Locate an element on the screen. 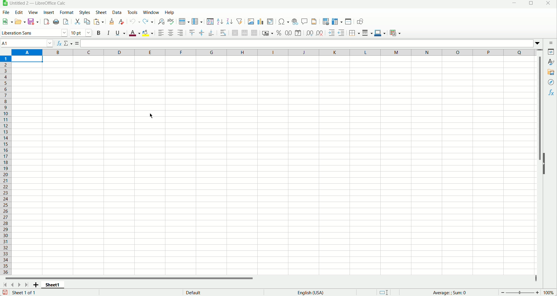  center vertically is located at coordinates (202, 32).